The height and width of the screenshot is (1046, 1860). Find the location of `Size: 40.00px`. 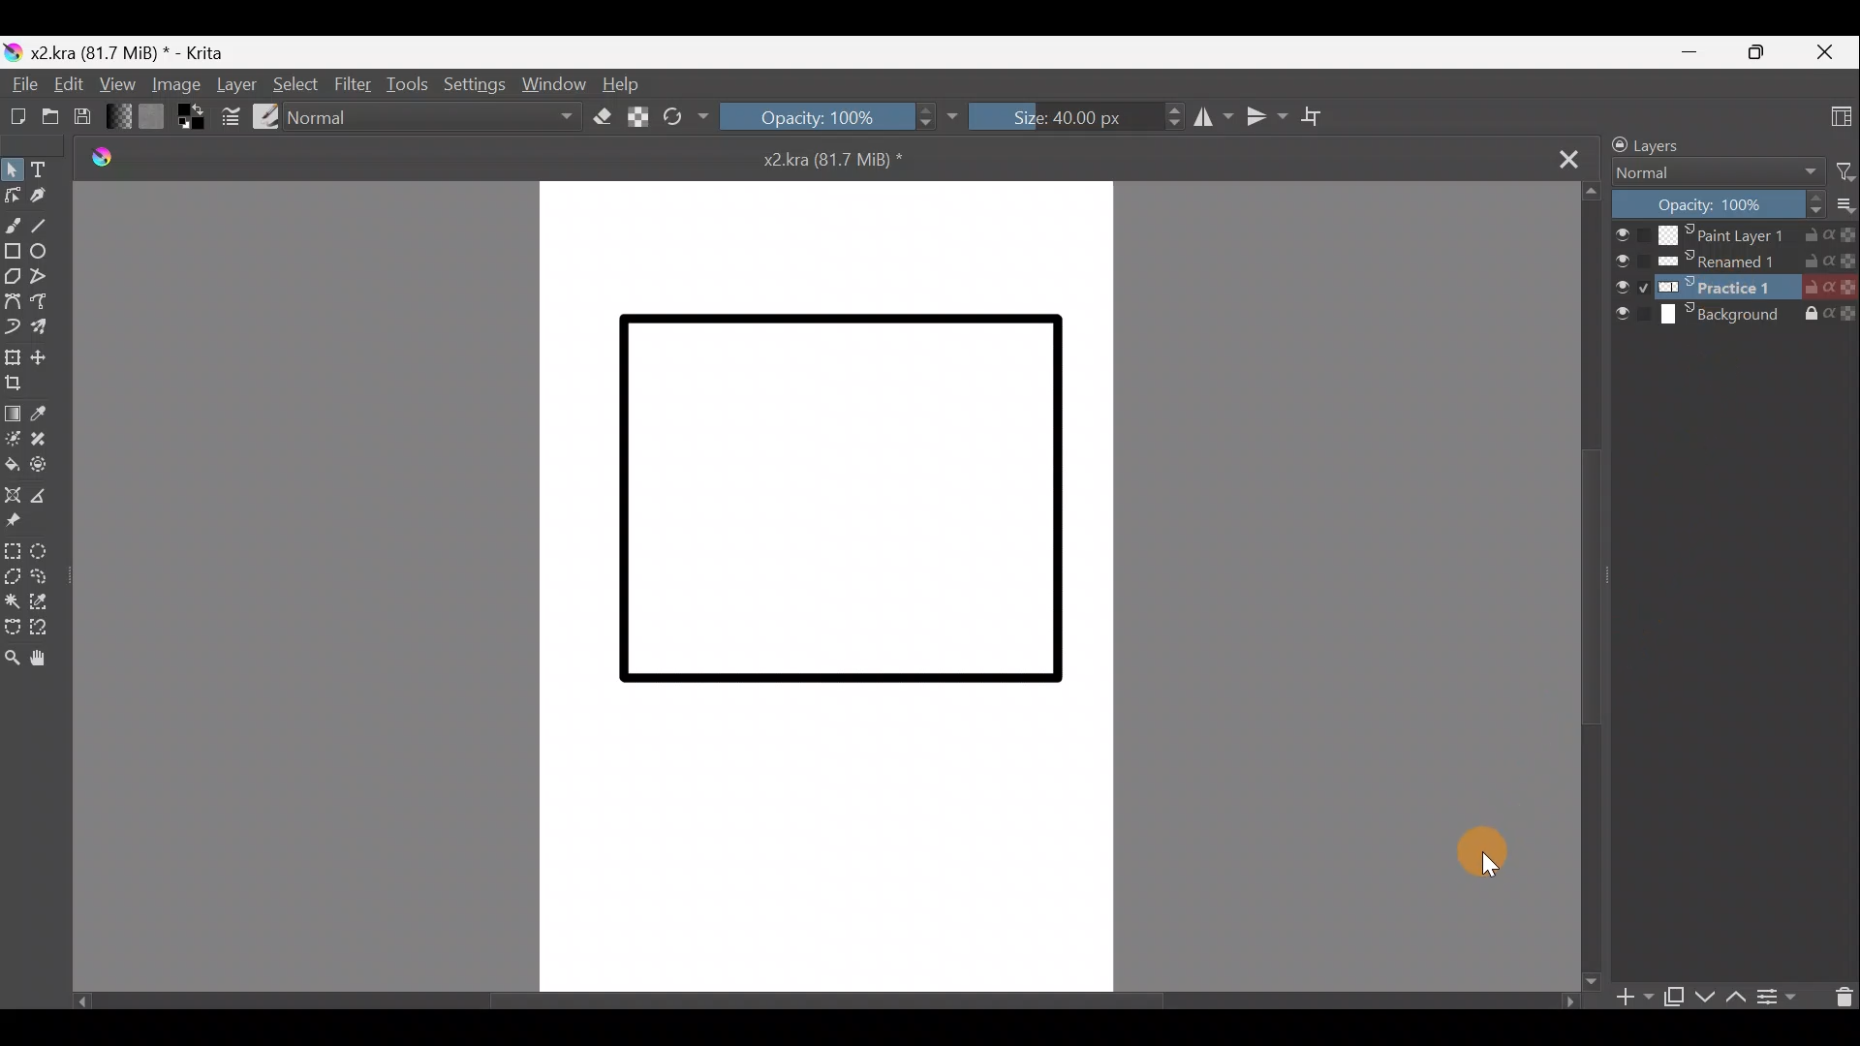

Size: 40.00px is located at coordinates (1073, 115).